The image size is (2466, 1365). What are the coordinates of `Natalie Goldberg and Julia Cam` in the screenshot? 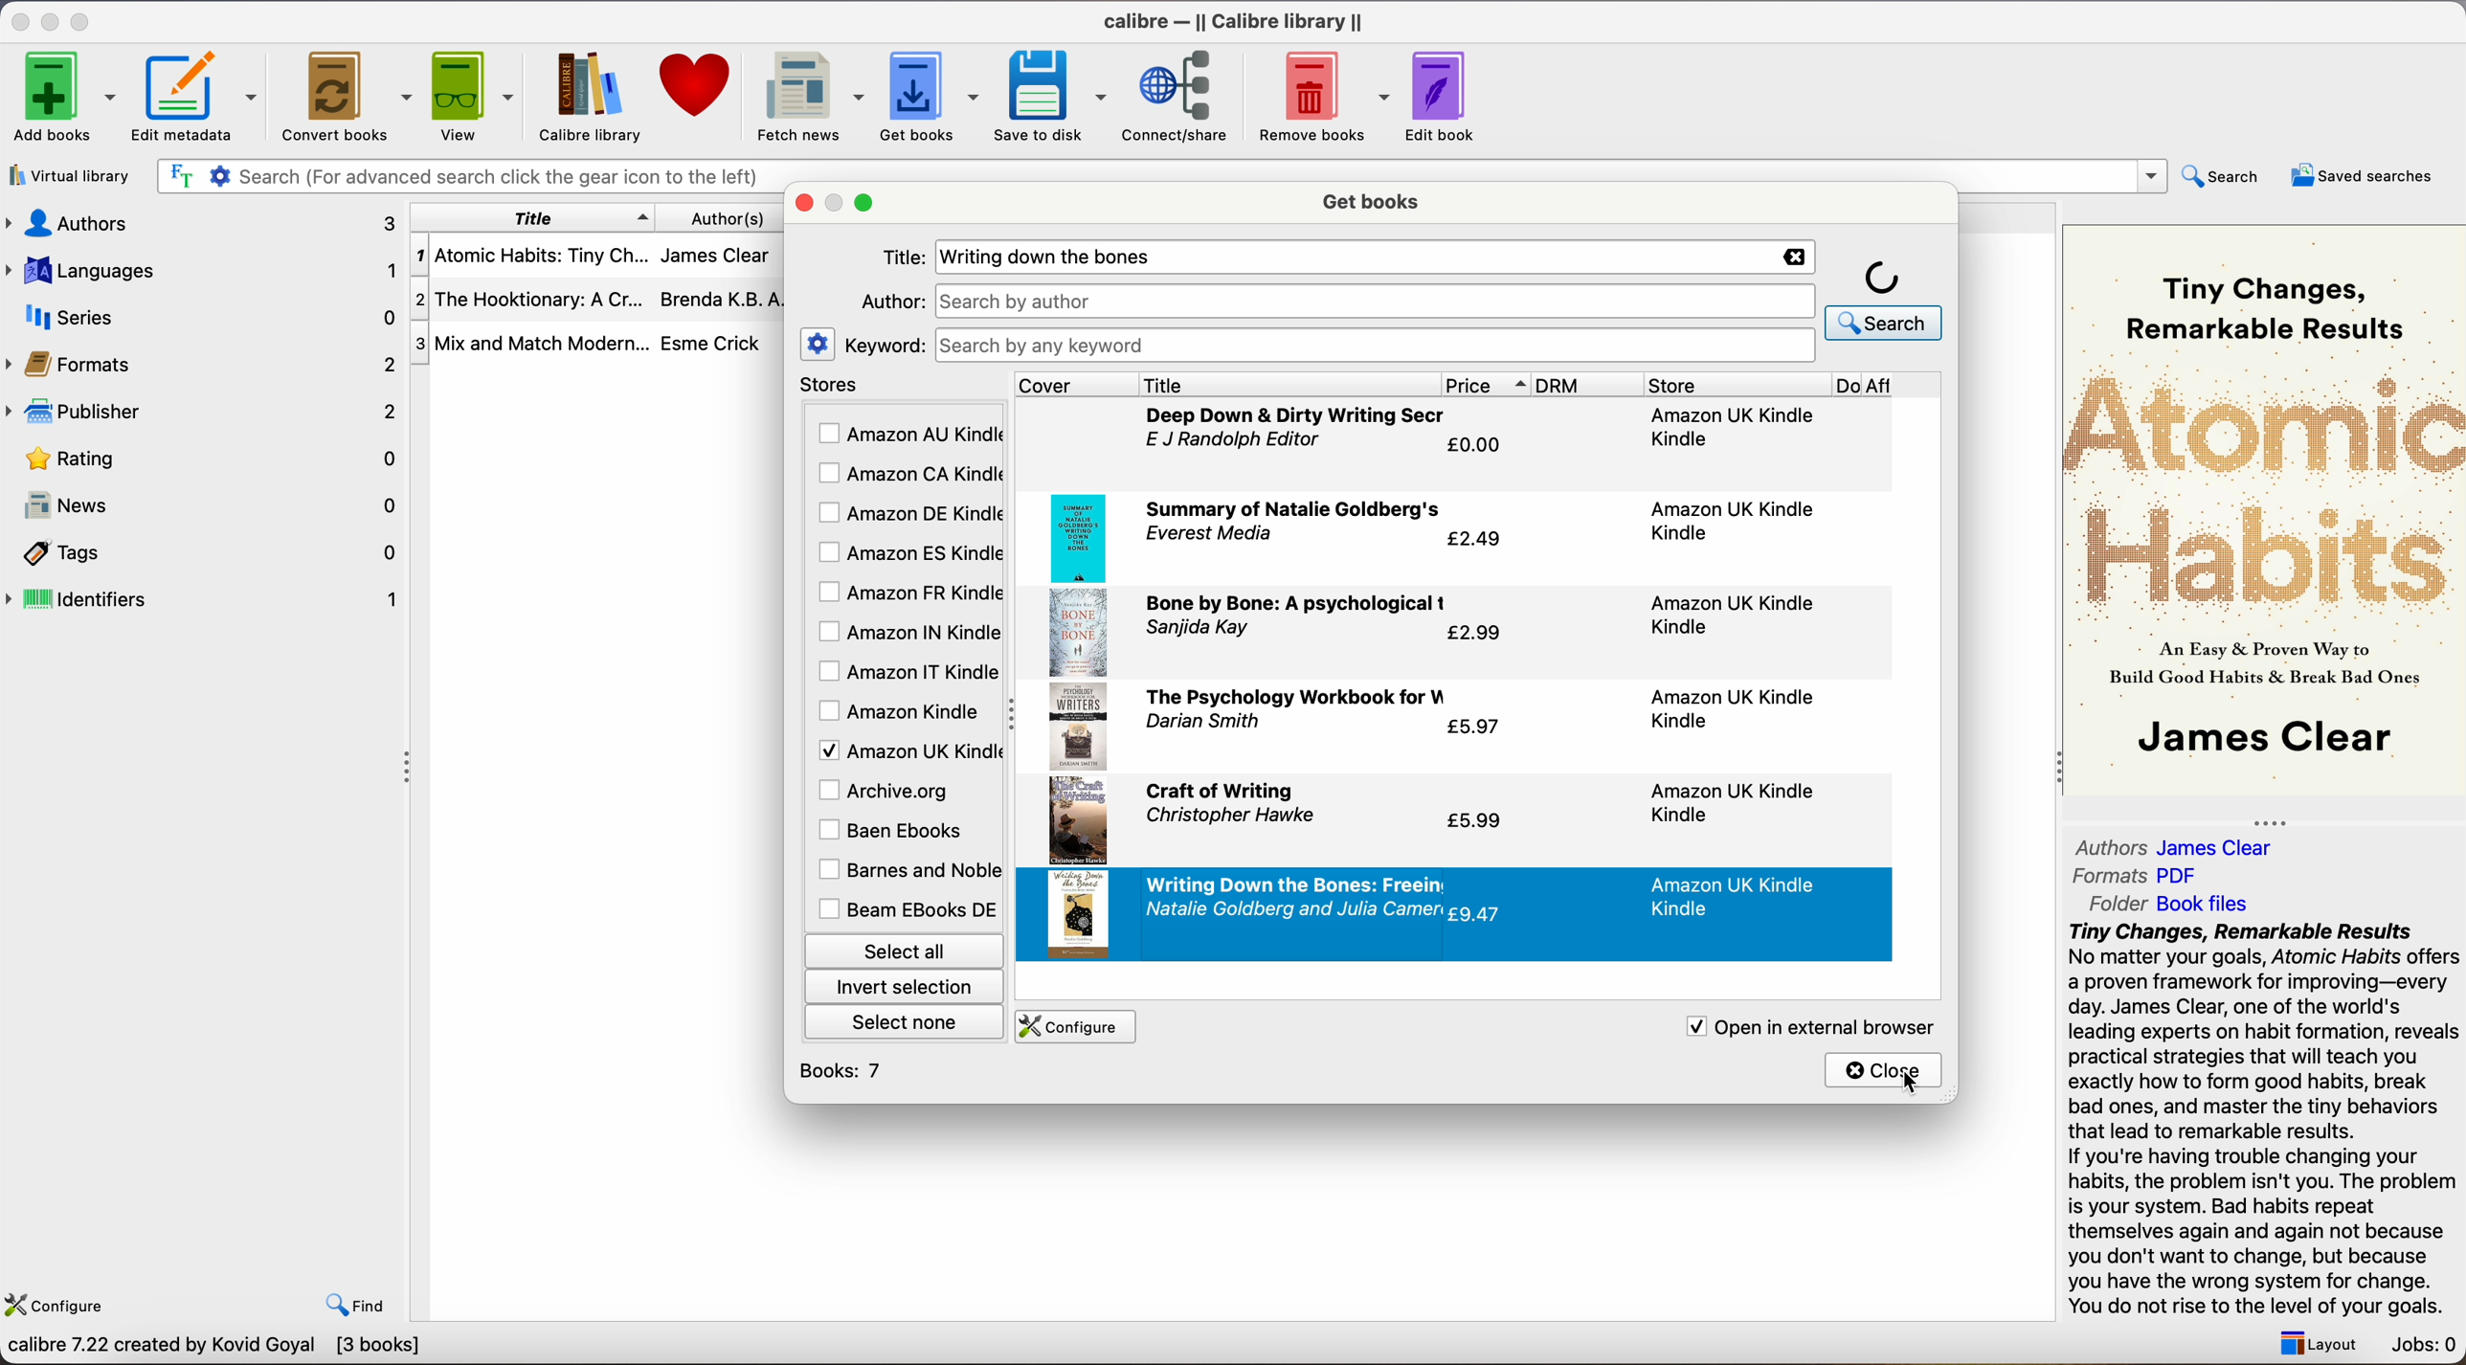 It's located at (1294, 910).